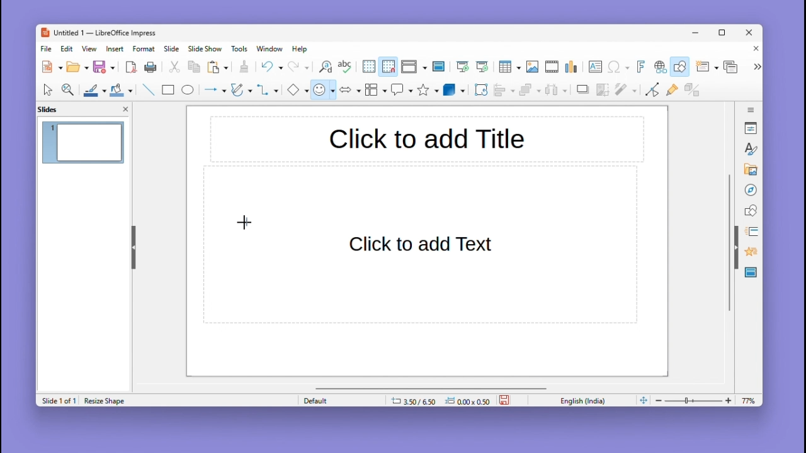 This screenshot has width=806, height=453. I want to click on Align, so click(504, 90).